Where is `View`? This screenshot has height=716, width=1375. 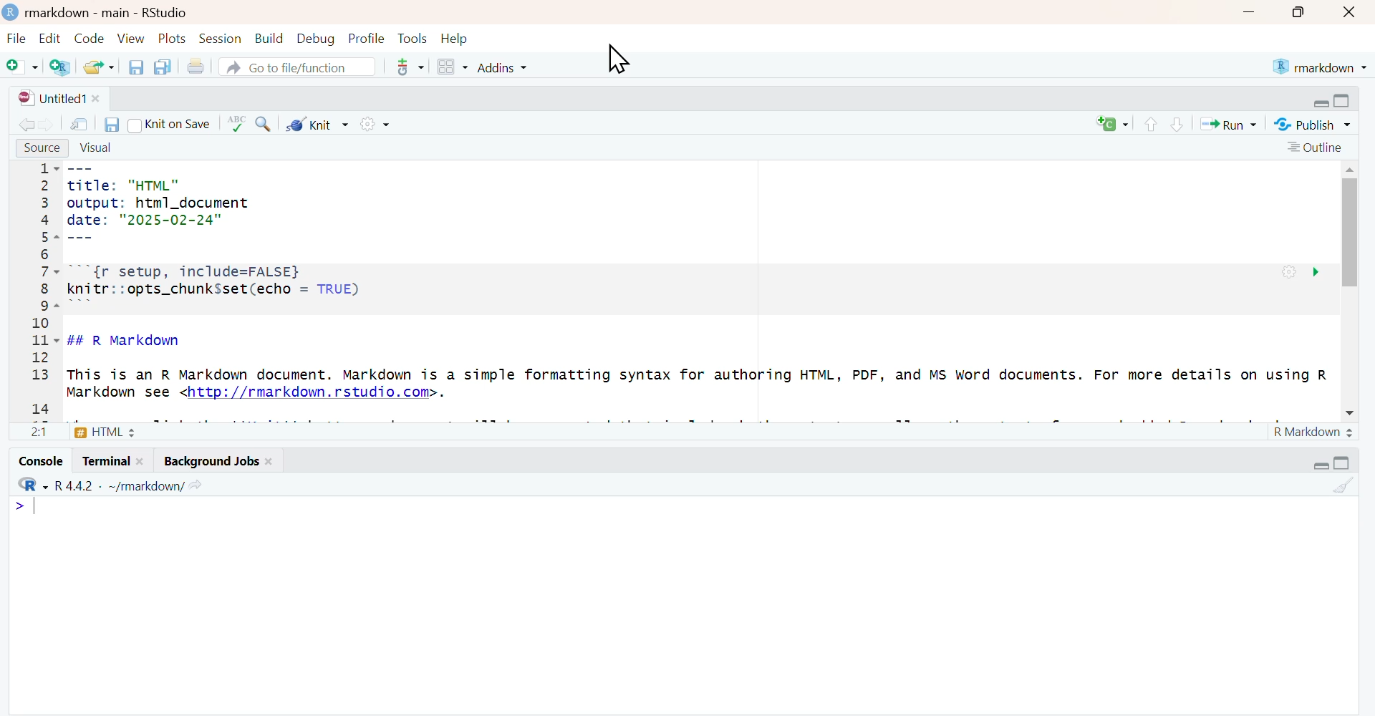
View is located at coordinates (131, 38).